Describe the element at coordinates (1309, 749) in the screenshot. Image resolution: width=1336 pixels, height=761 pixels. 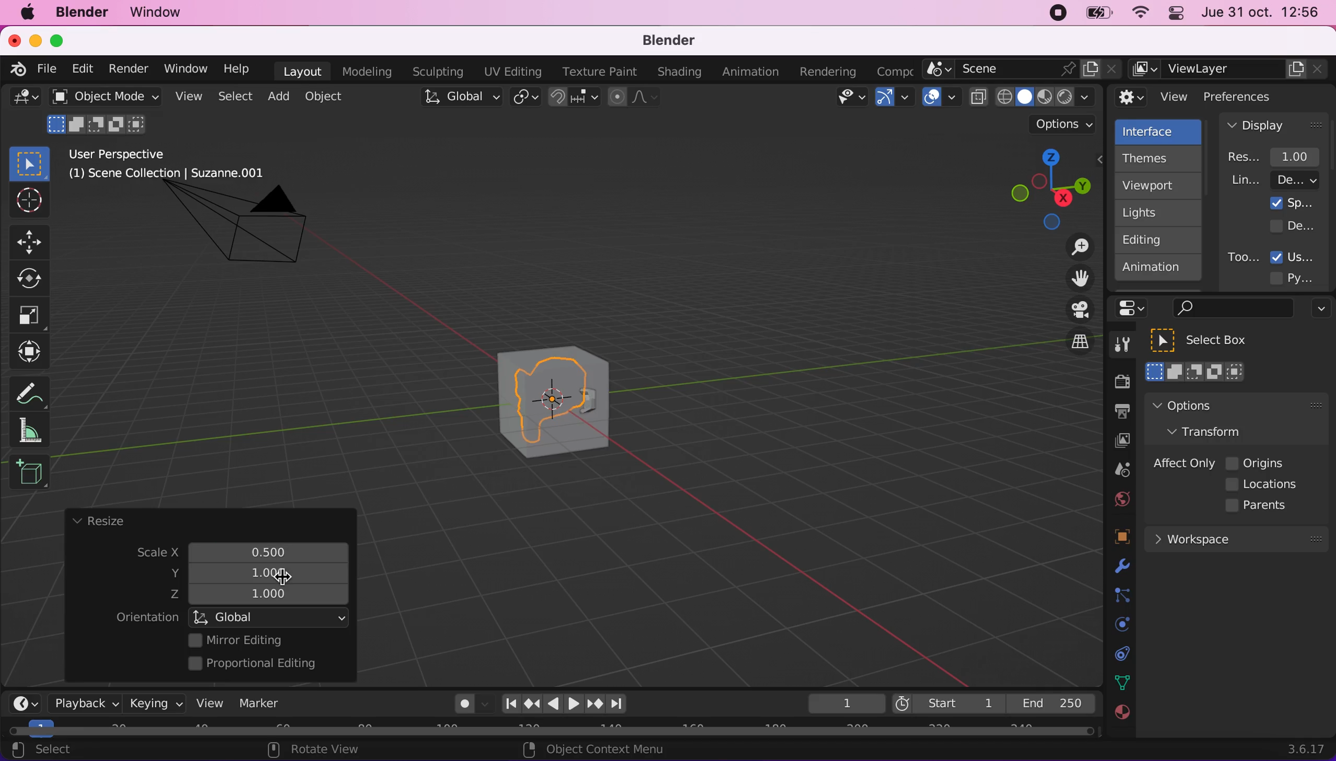
I see `3.6.17` at that location.